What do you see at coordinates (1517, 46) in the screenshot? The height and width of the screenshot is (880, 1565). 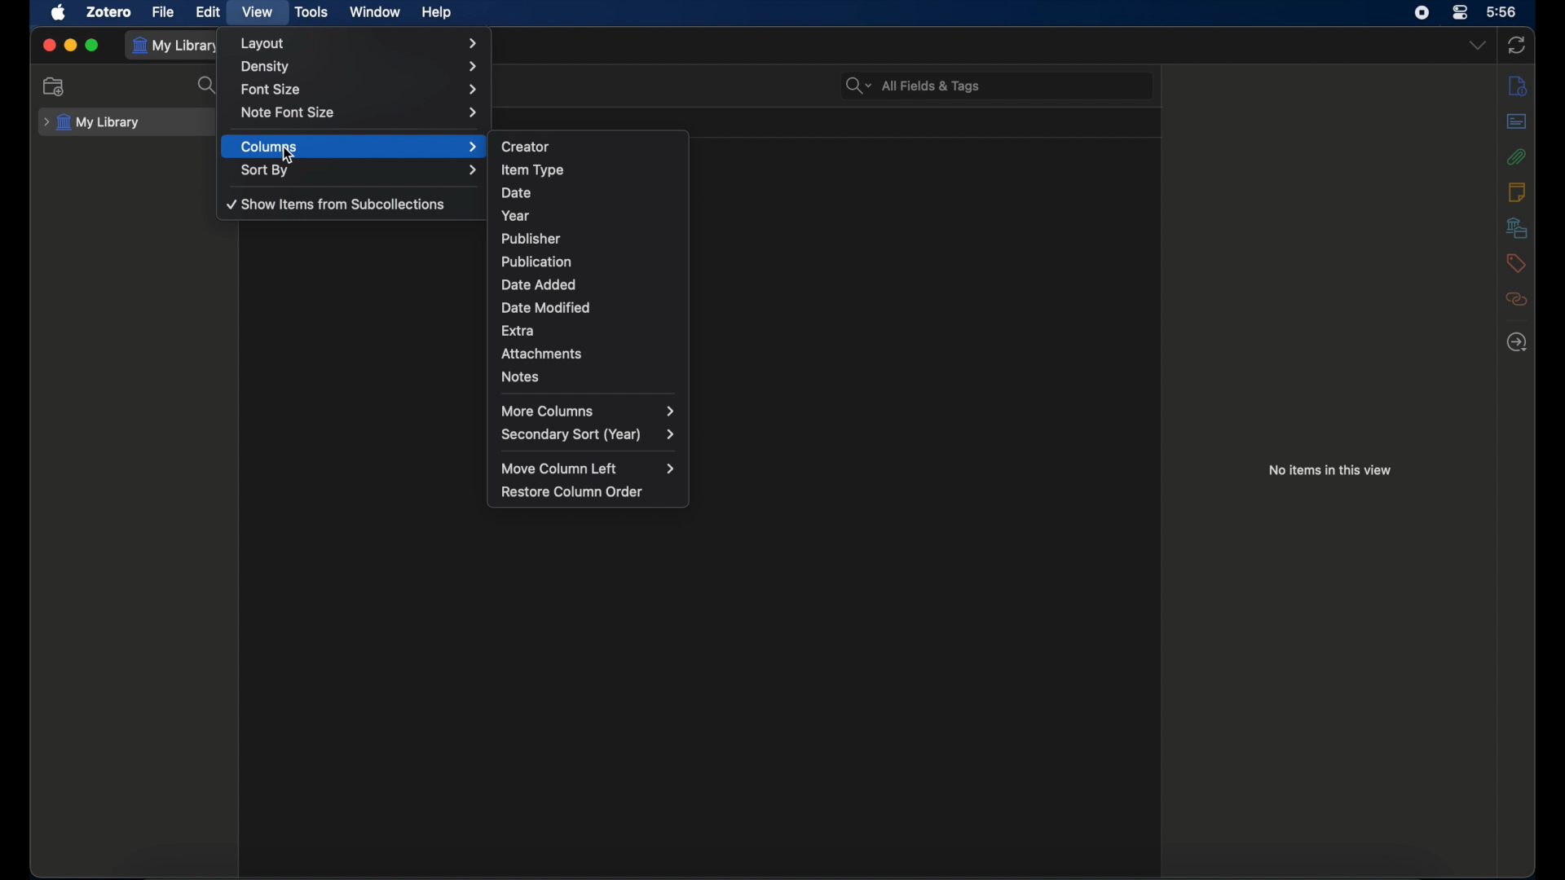 I see `sync` at bounding box center [1517, 46].